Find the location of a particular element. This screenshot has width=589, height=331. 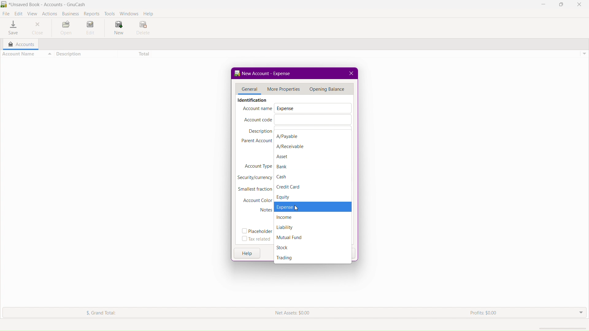

Asset is located at coordinates (286, 157).